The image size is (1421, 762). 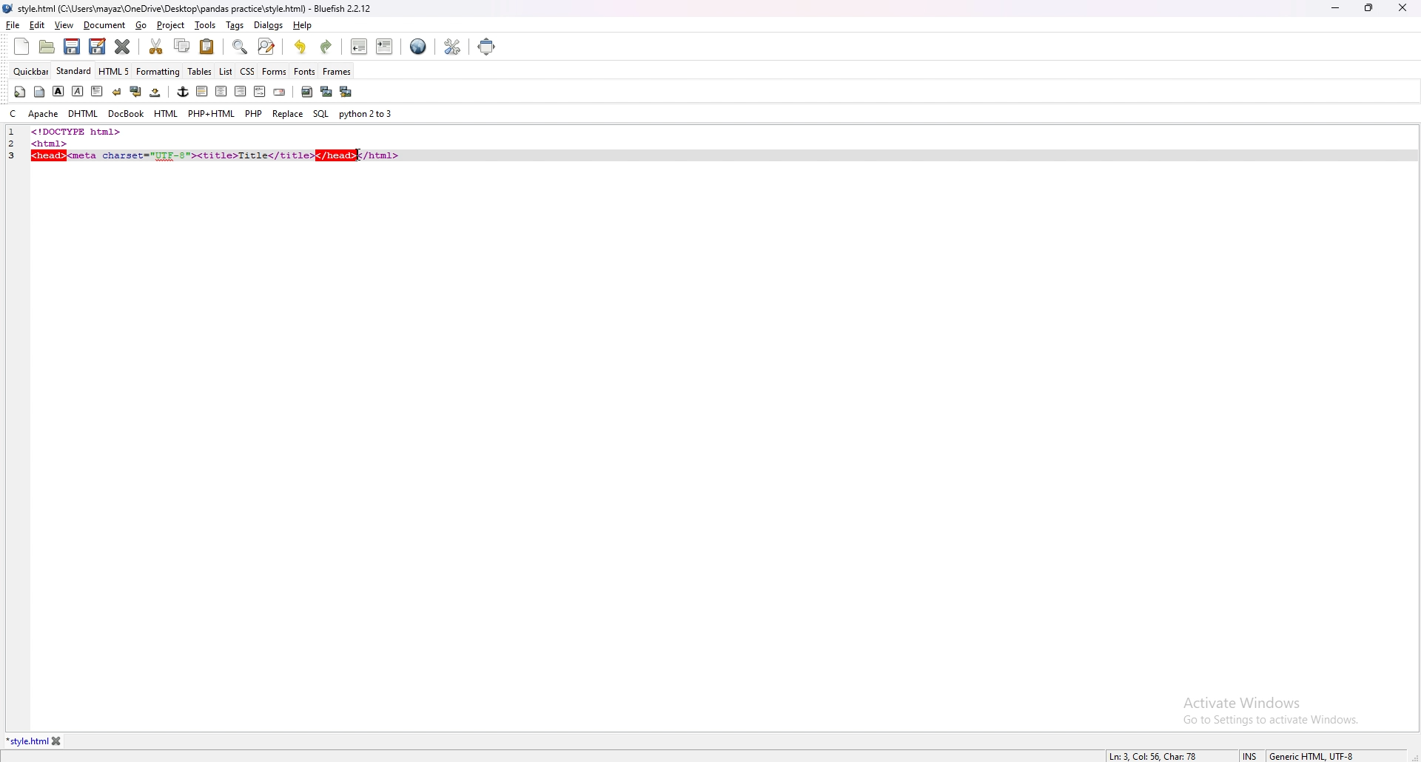 What do you see at coordinates (57, 741) in the screenshot?
I see `close tab` at bounding box center [57, 741].